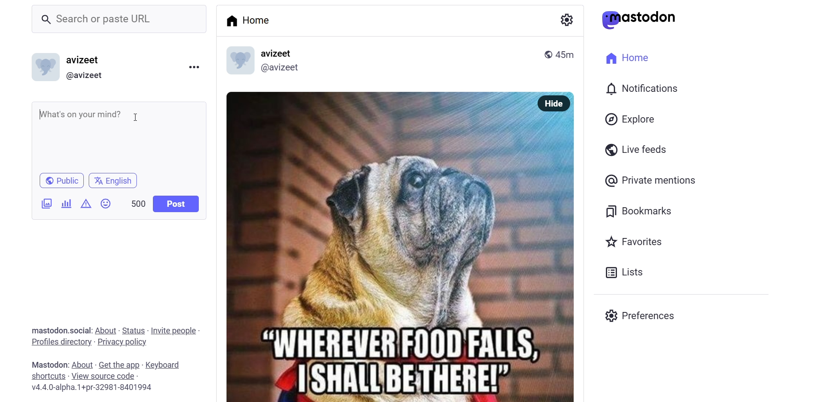 The image size is (822, 402). What do you see at coordinates (47, 202) in the screenshot?
I see `image/video` at bounding box center [47, 202].